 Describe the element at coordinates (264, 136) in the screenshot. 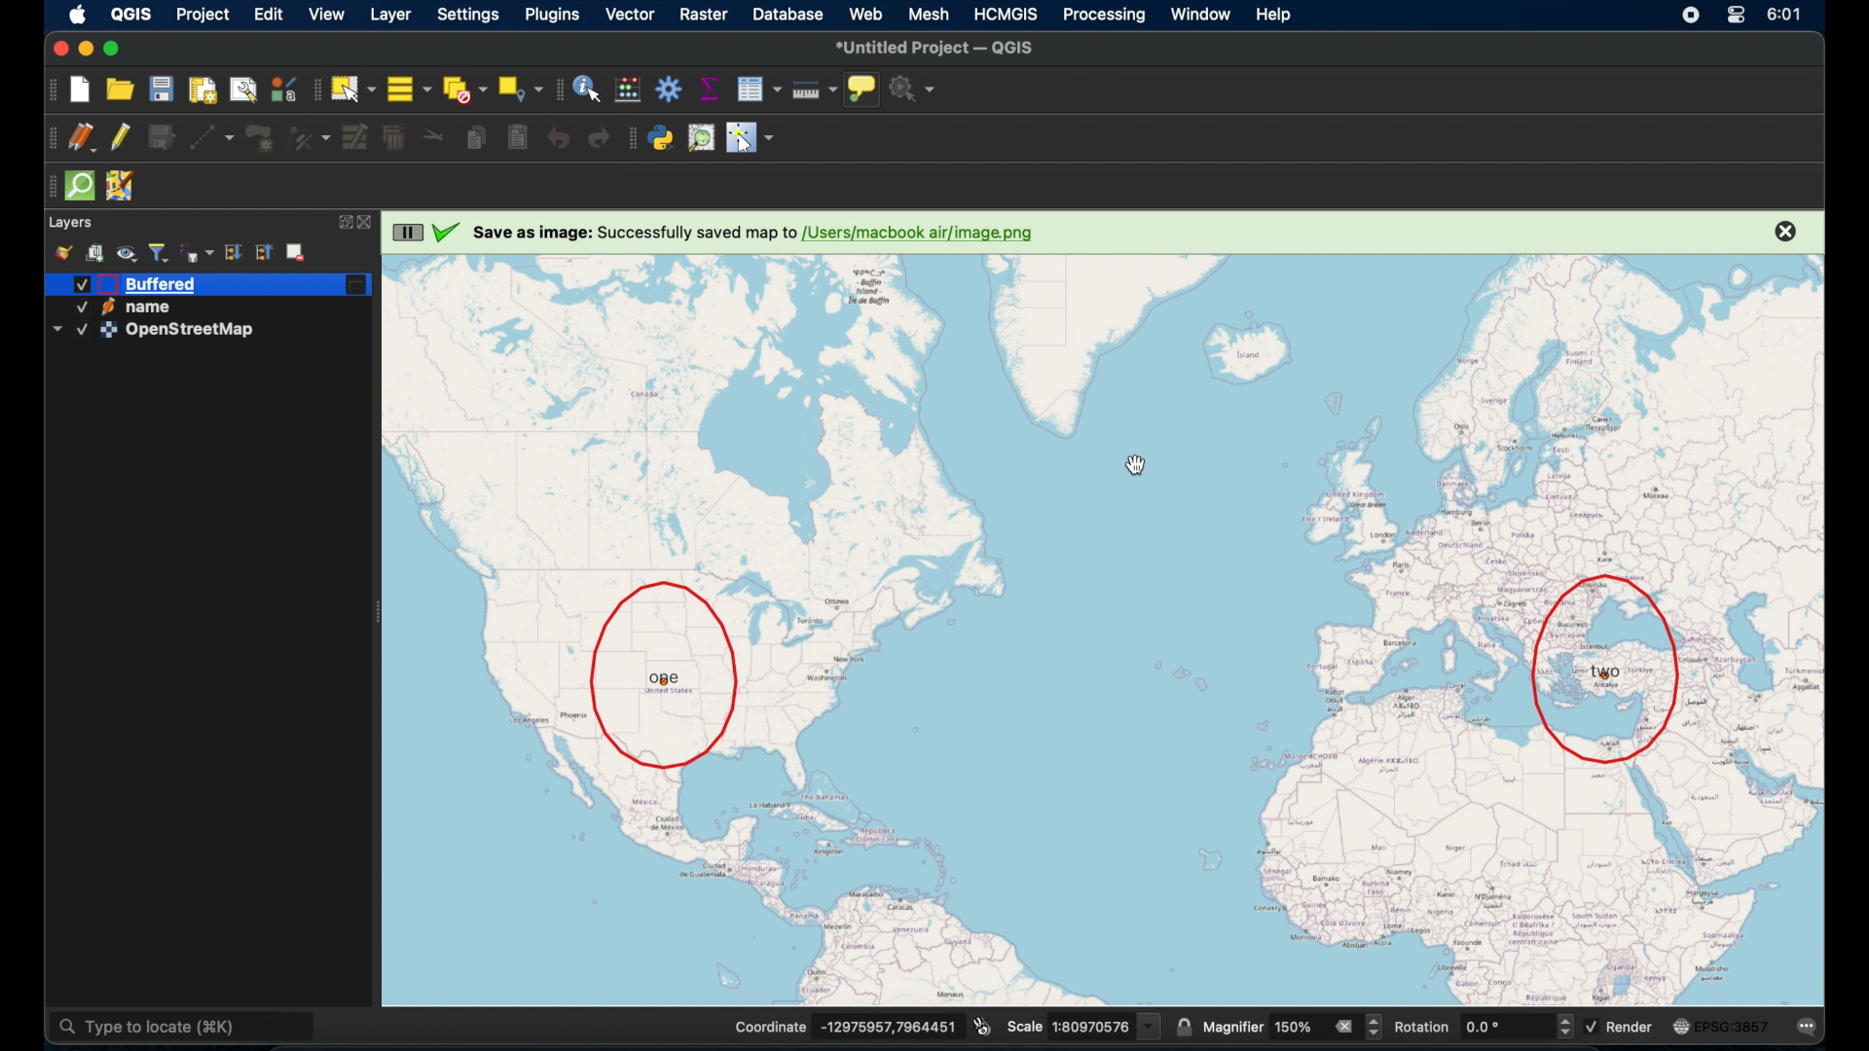

I see `add polygon feature` at that location.